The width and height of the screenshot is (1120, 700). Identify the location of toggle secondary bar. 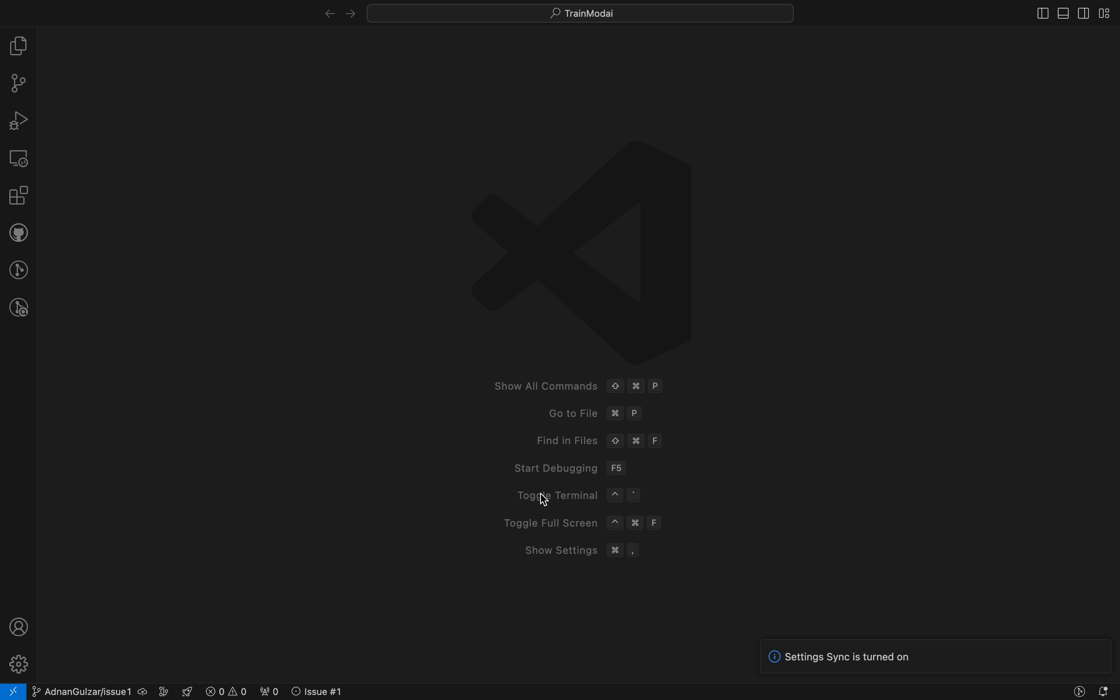
(1083, 13).